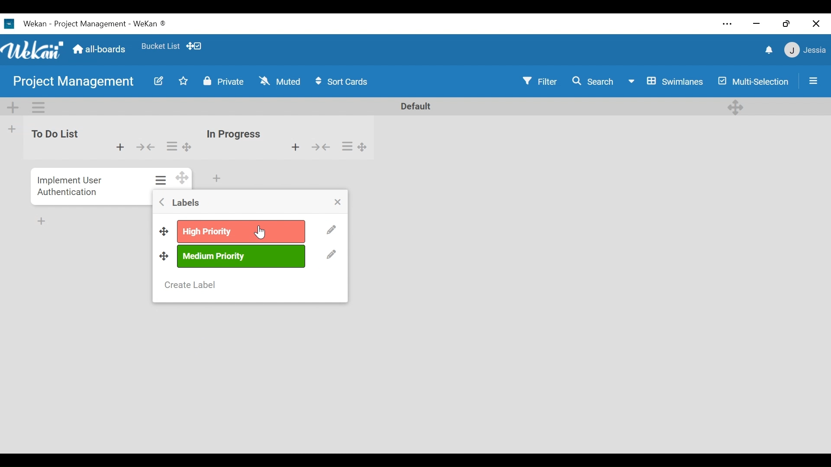  What do you see at coordinates (13, 108) in the screenshot?
I see `add swimlane` at bounding box center [13, 108].